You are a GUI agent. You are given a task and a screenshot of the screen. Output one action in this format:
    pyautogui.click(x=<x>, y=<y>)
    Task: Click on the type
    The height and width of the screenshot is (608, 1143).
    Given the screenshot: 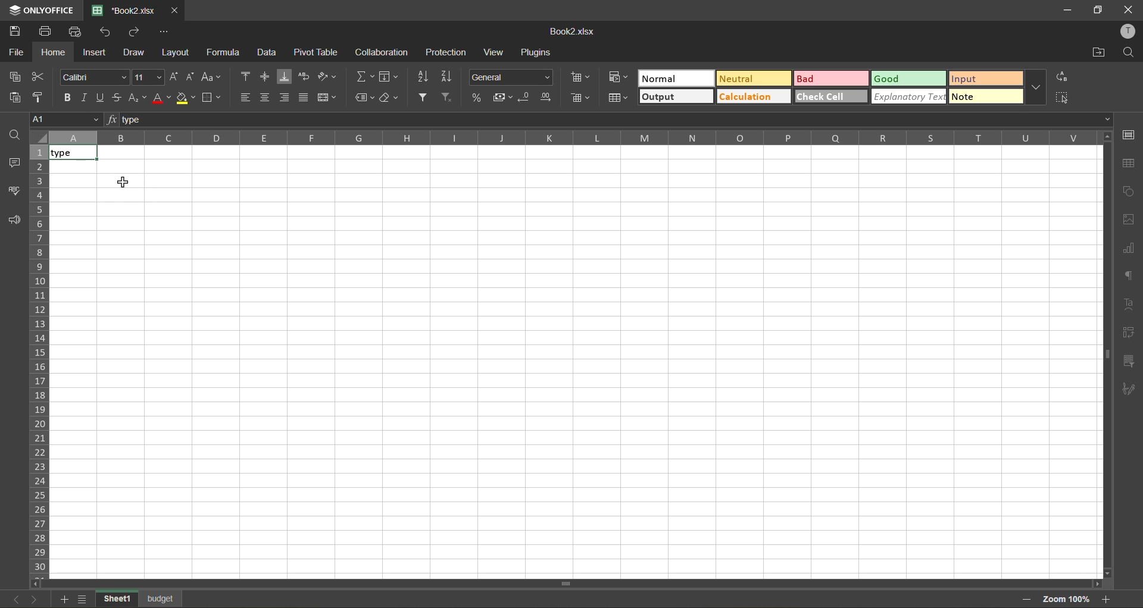 What is the action you would take?
    pyautogui.click(x=73, y=153)
    